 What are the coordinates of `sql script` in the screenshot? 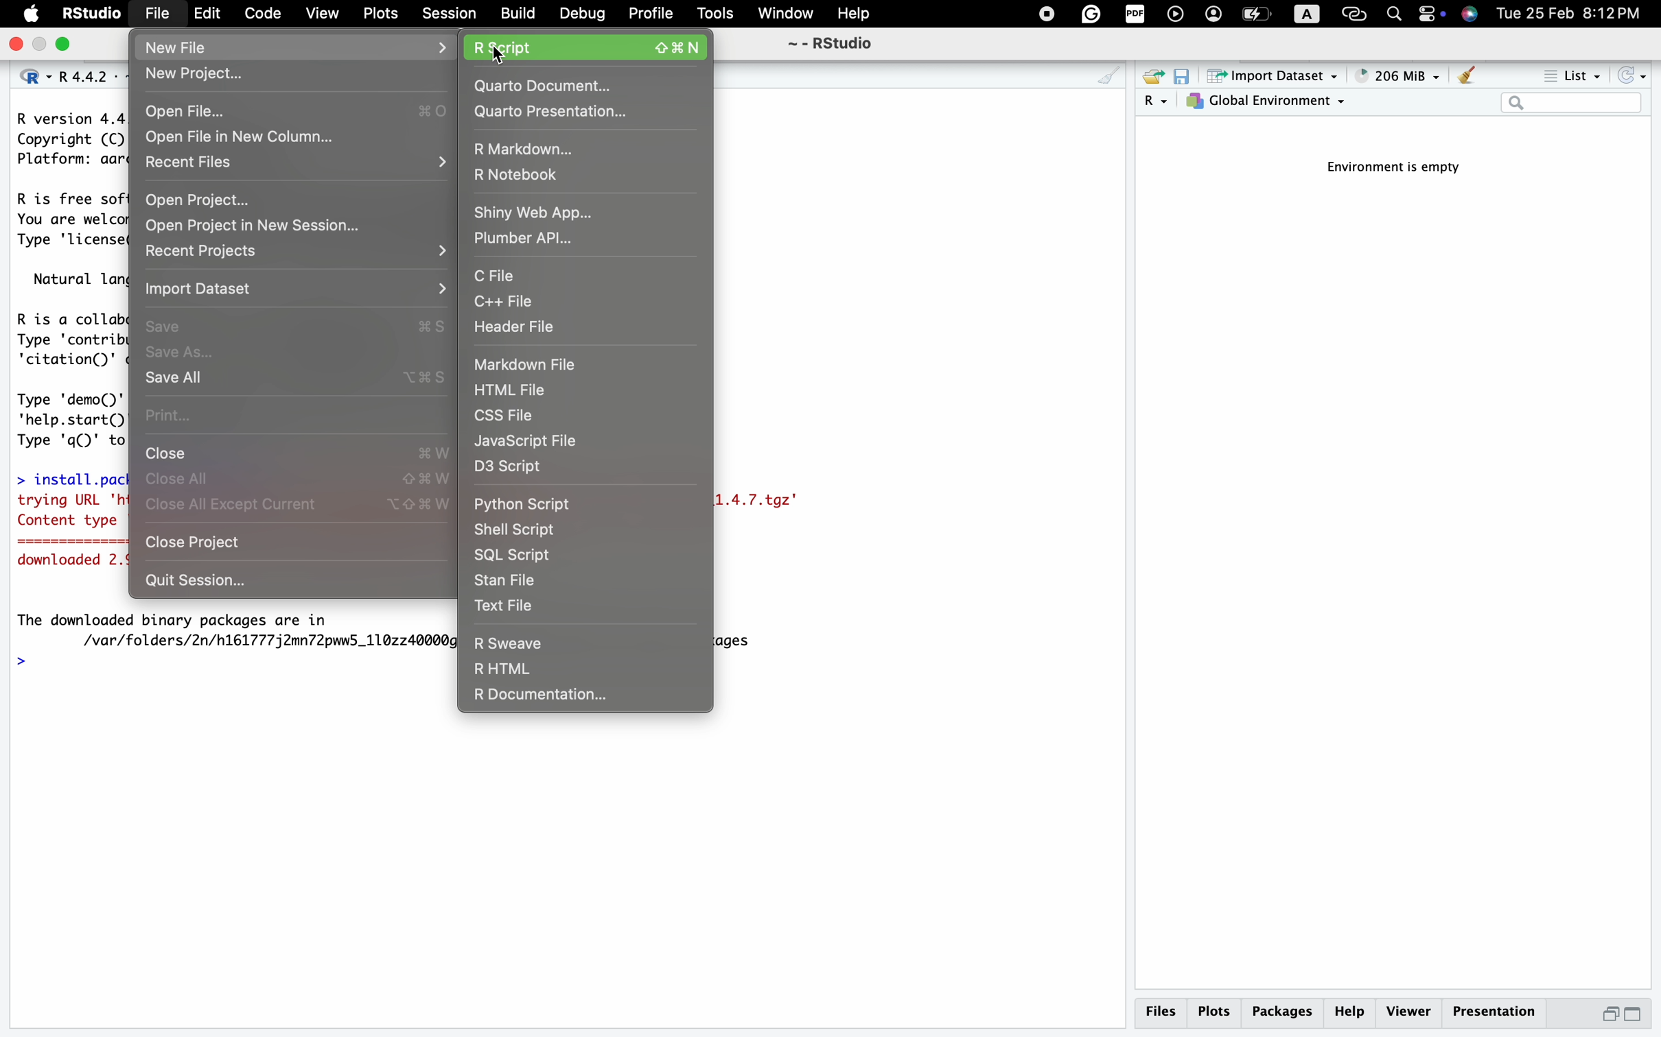 It's located at (555, 556).